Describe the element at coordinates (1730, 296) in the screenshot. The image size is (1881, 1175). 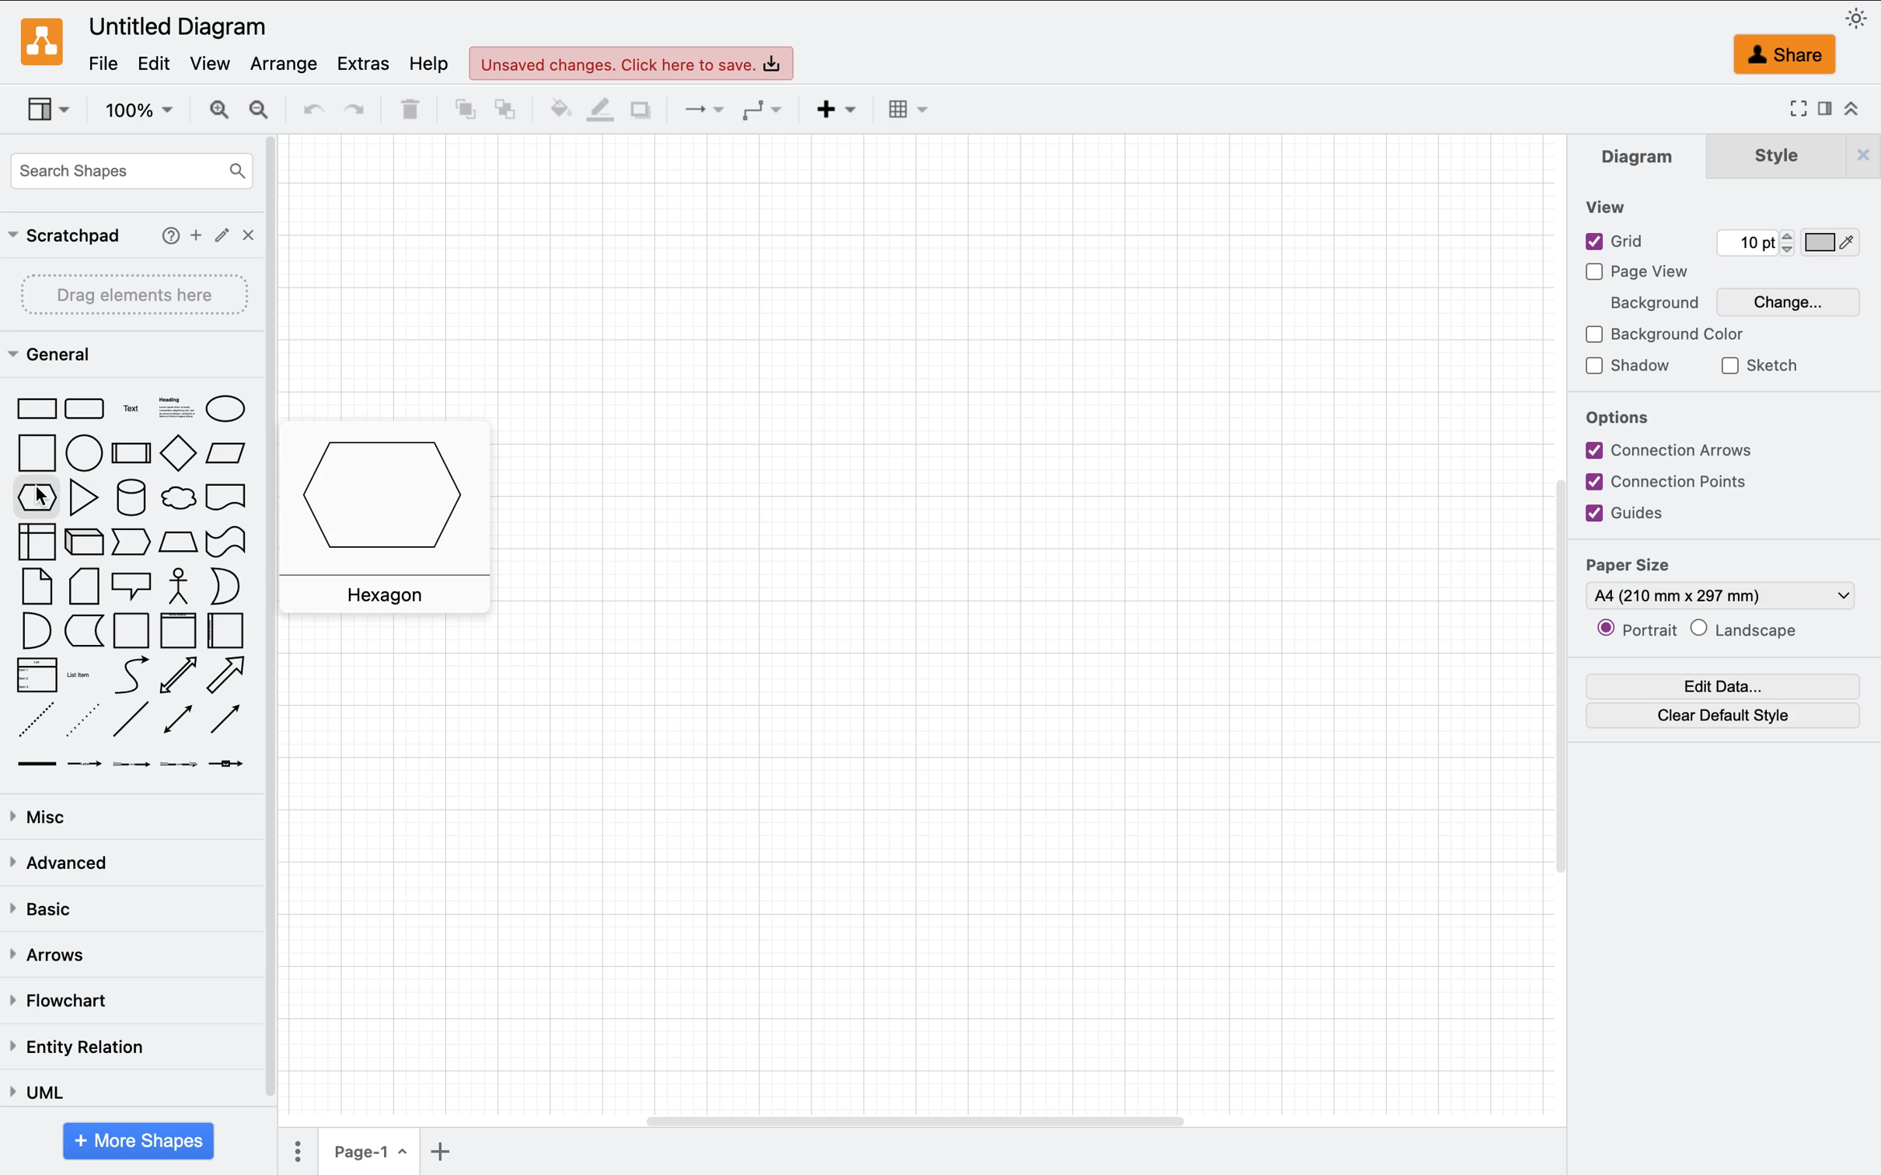
I see `change background` at that location.